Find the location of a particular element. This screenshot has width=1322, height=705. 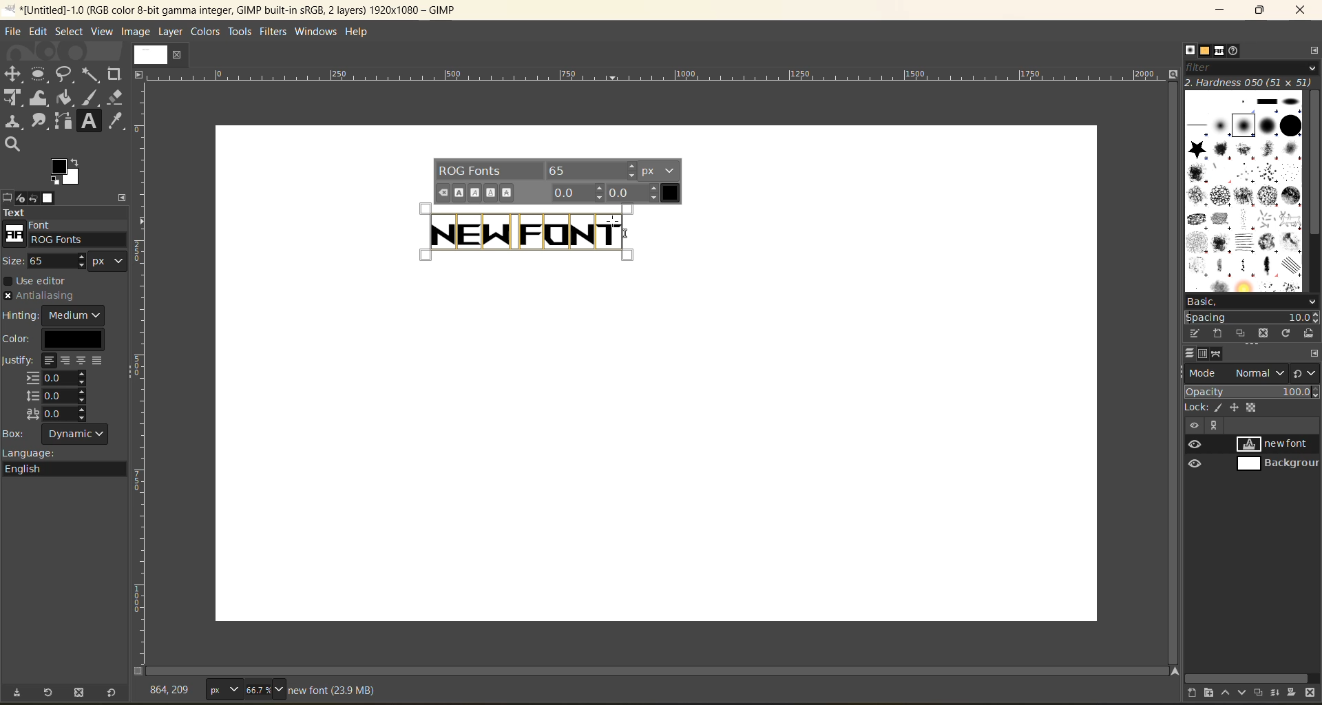

hardness is located at coordinates (1251, 83).